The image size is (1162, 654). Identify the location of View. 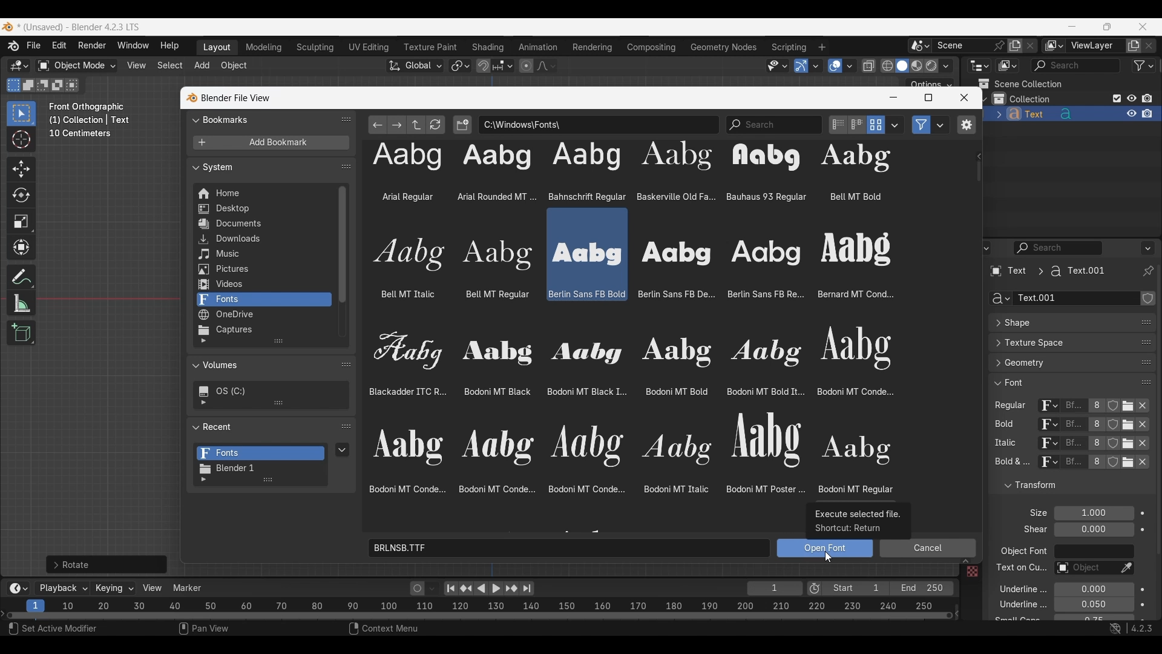
(153, 588).